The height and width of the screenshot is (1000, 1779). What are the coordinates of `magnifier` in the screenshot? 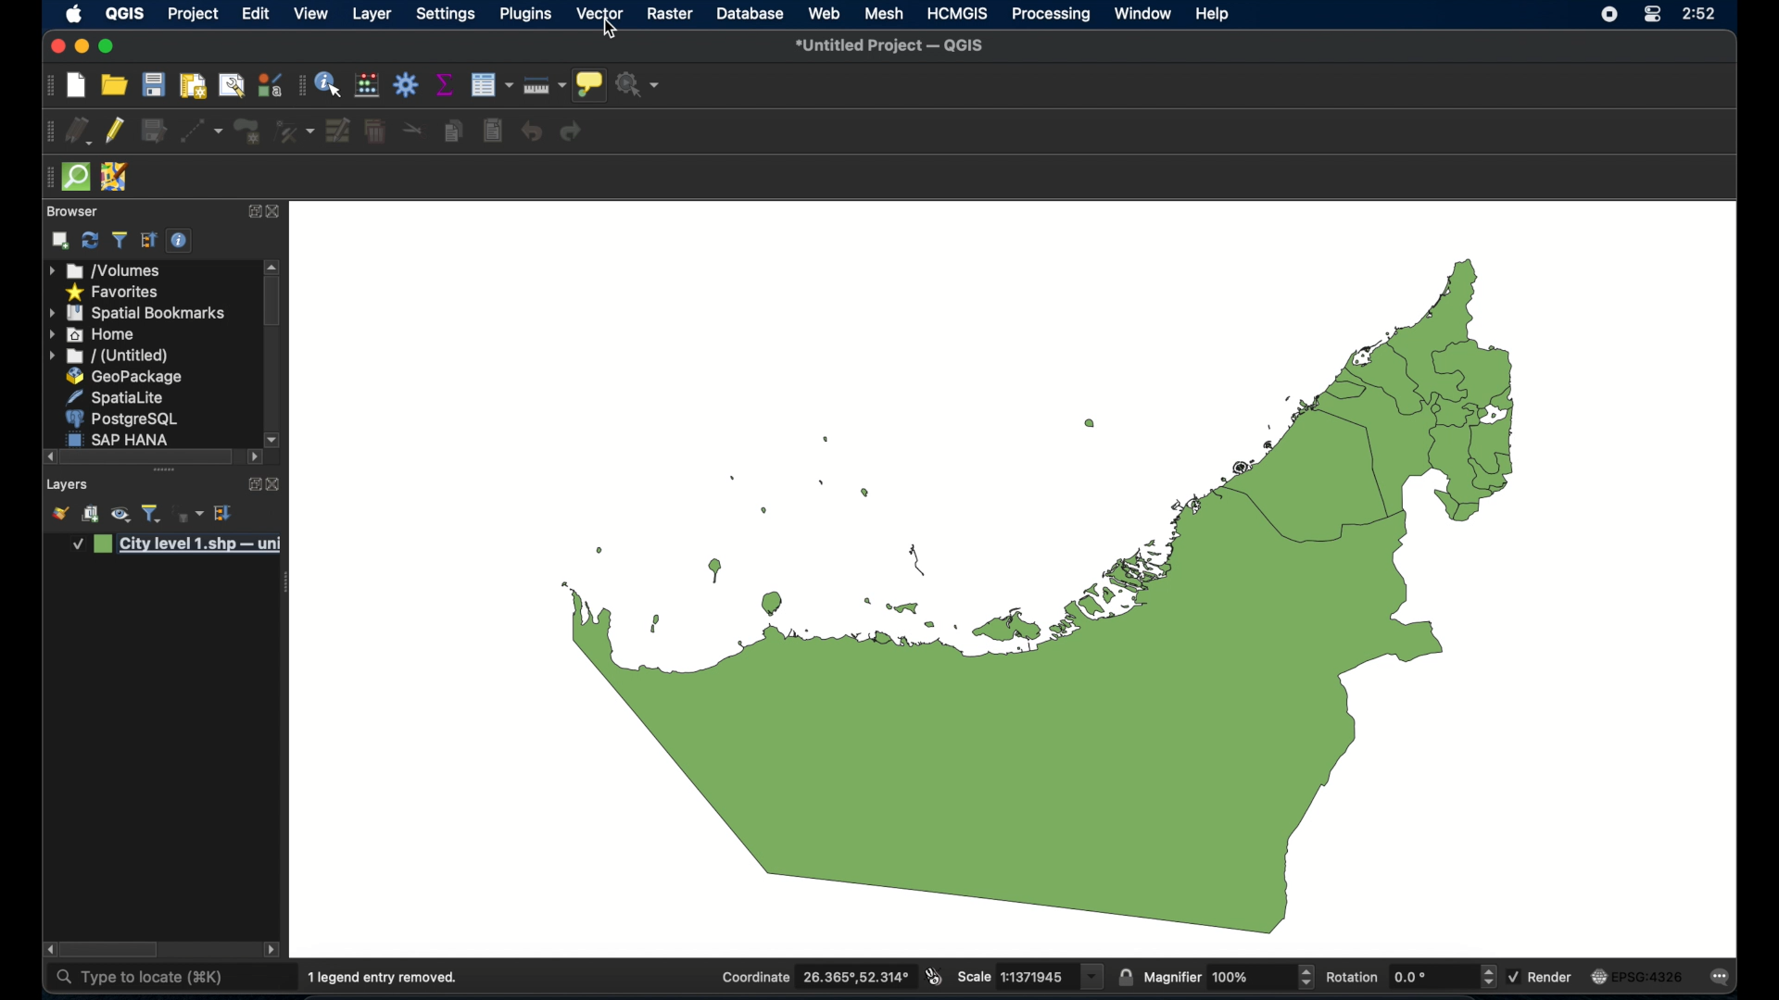 It's located at (1230, 976).